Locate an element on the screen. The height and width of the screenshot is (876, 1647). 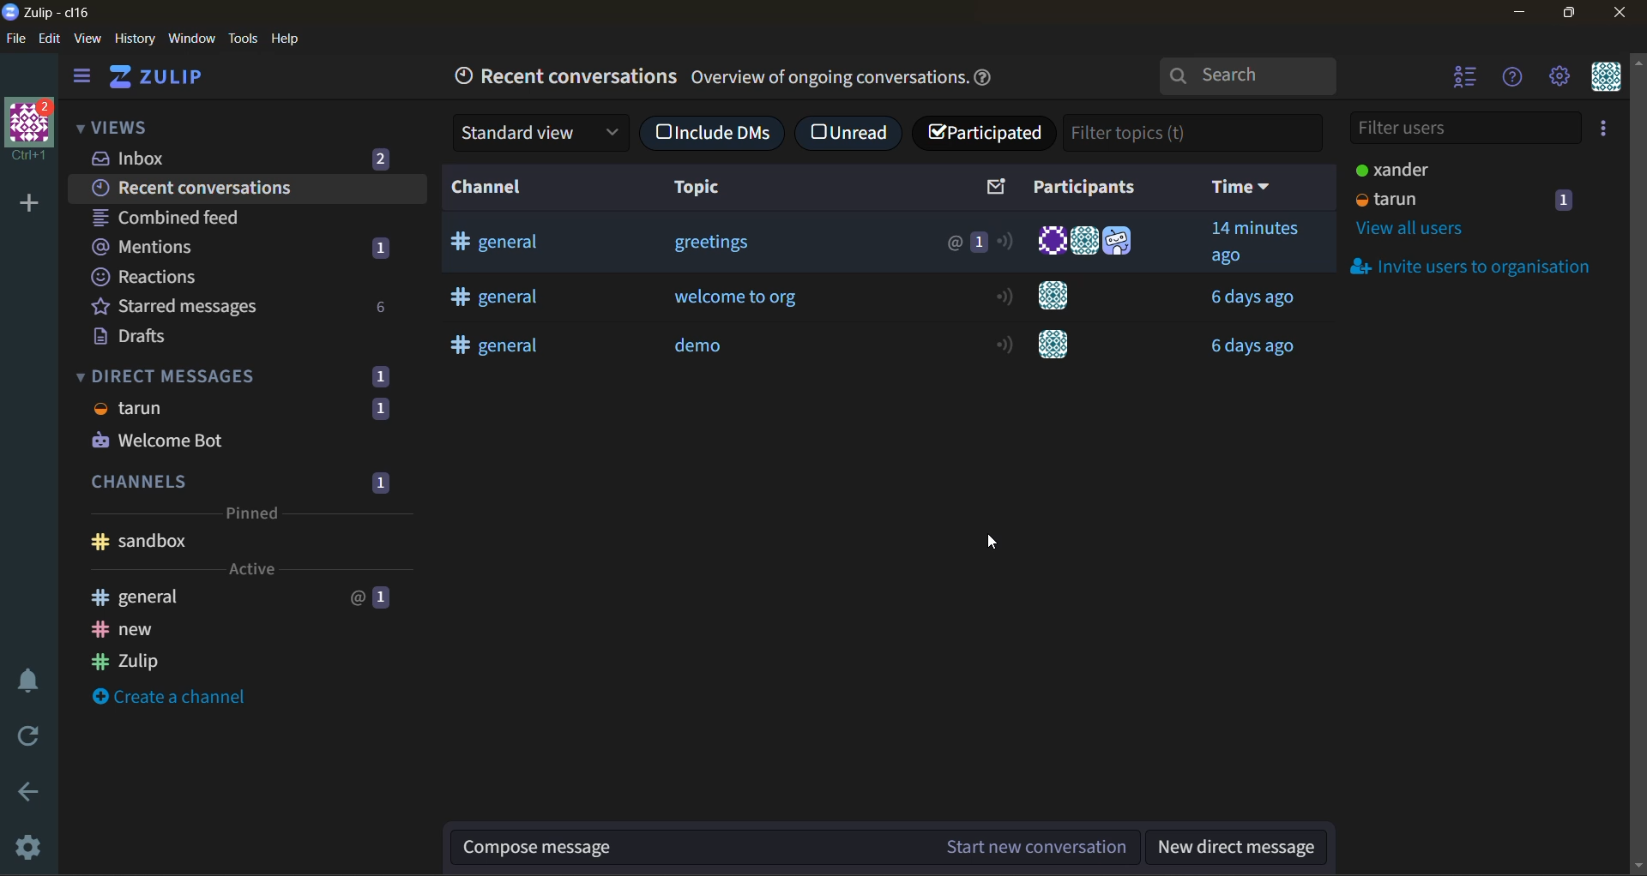
1 messages is located at coordinates (977, 243).